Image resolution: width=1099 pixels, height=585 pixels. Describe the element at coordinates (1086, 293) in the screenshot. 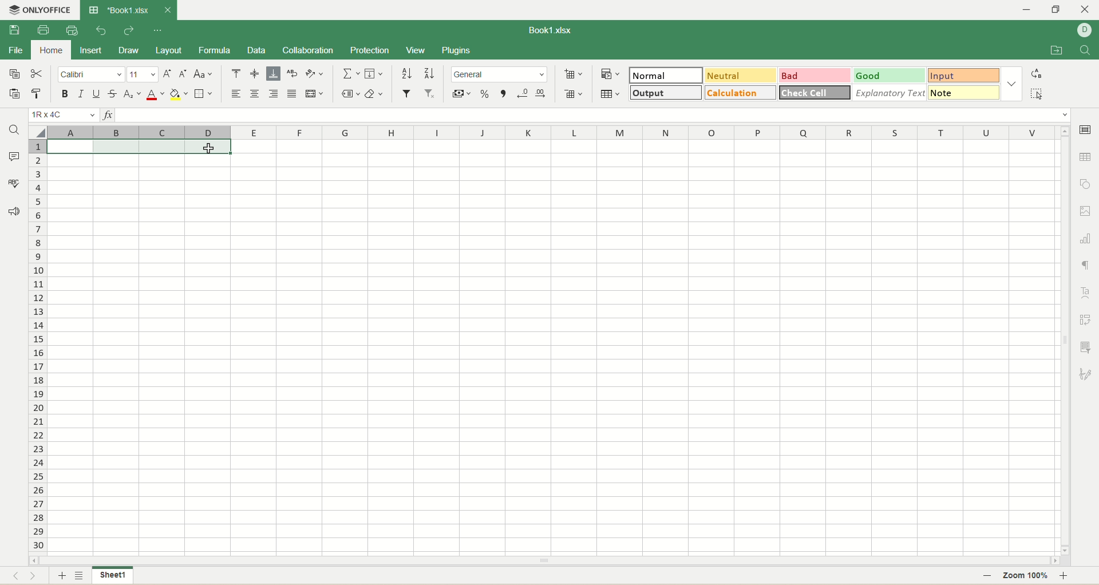

I see `text art settings` at that location.